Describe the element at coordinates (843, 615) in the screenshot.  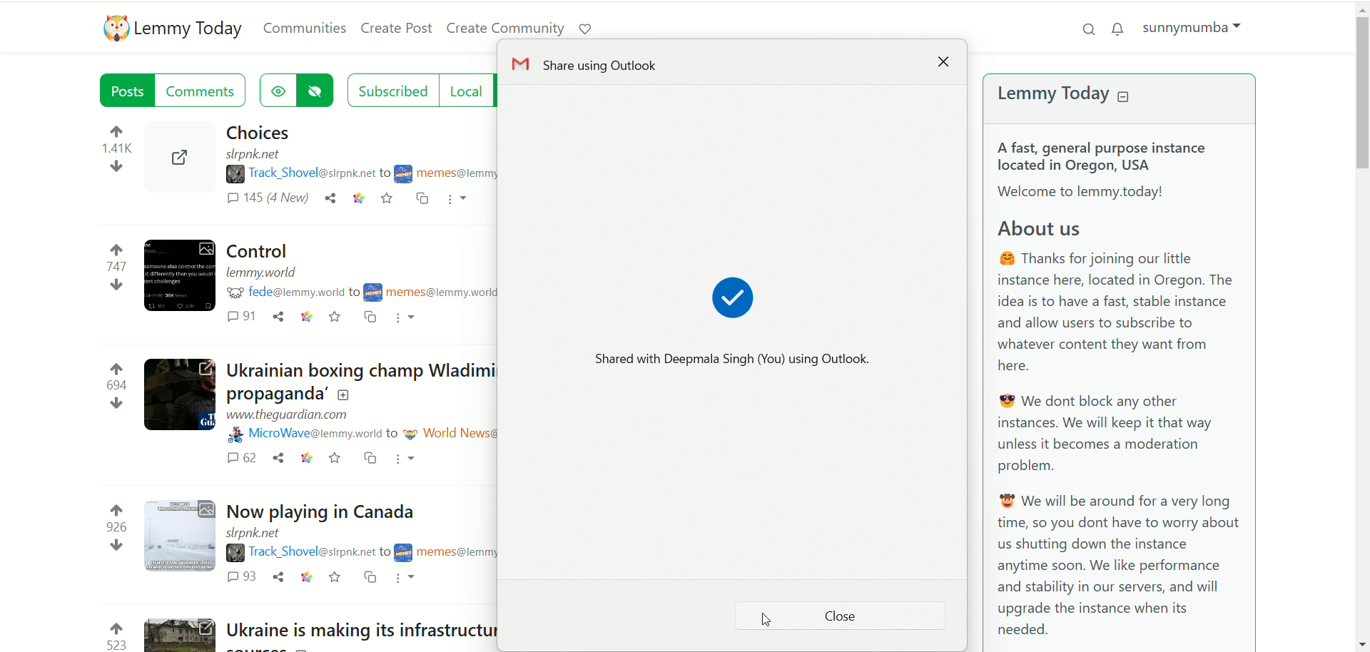
I see `close` at that location.